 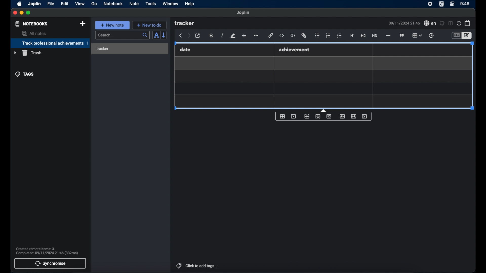 What do you see at coordinates (65, 4) in the screenshot?
I see `edit` at bounding box center [65, 4].